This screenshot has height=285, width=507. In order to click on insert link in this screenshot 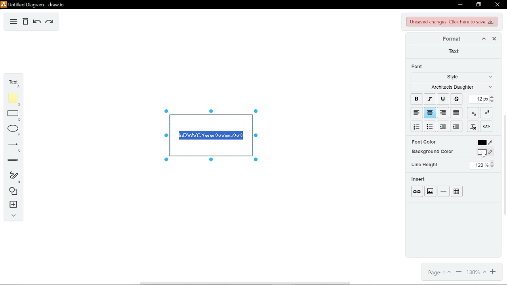, I will do `click(417, 191)`.